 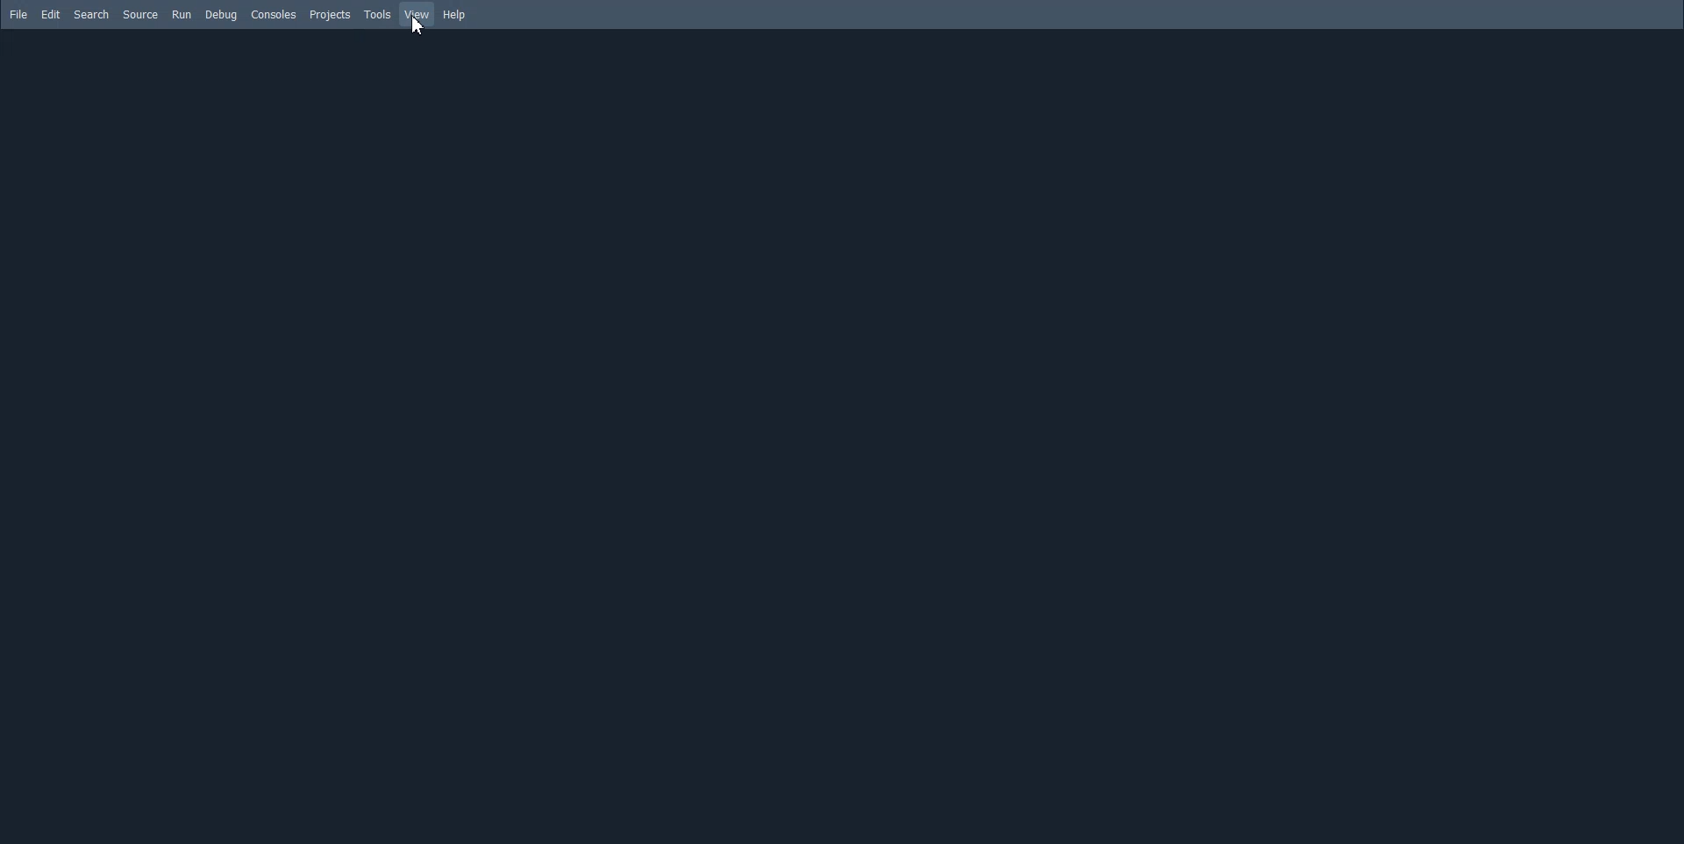 What do you see at coordinates (274, 15) in the screenshot?
I see `Consoles` at bounding box center [274, 15].